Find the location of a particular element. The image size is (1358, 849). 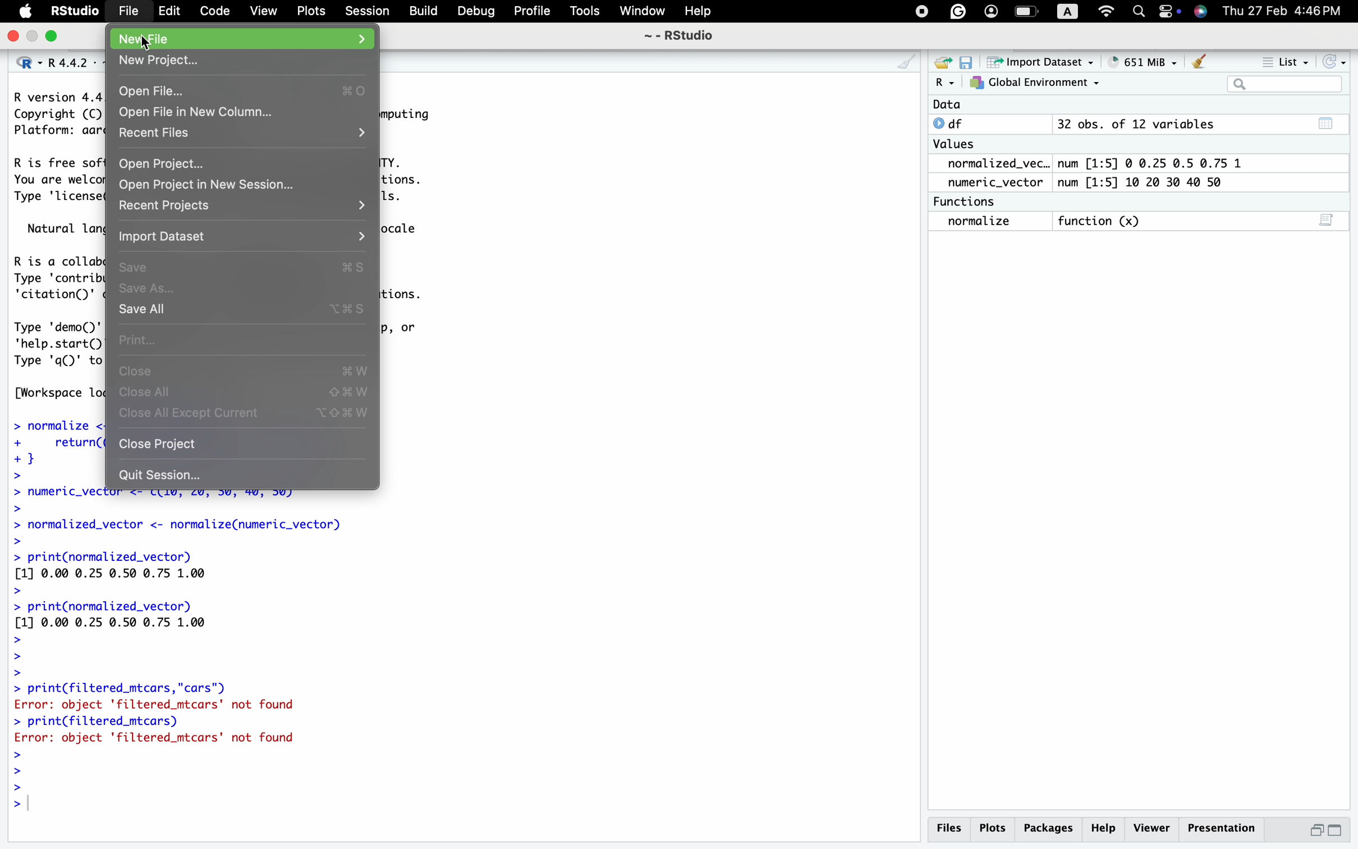

new is located at coordinates (945, 60).